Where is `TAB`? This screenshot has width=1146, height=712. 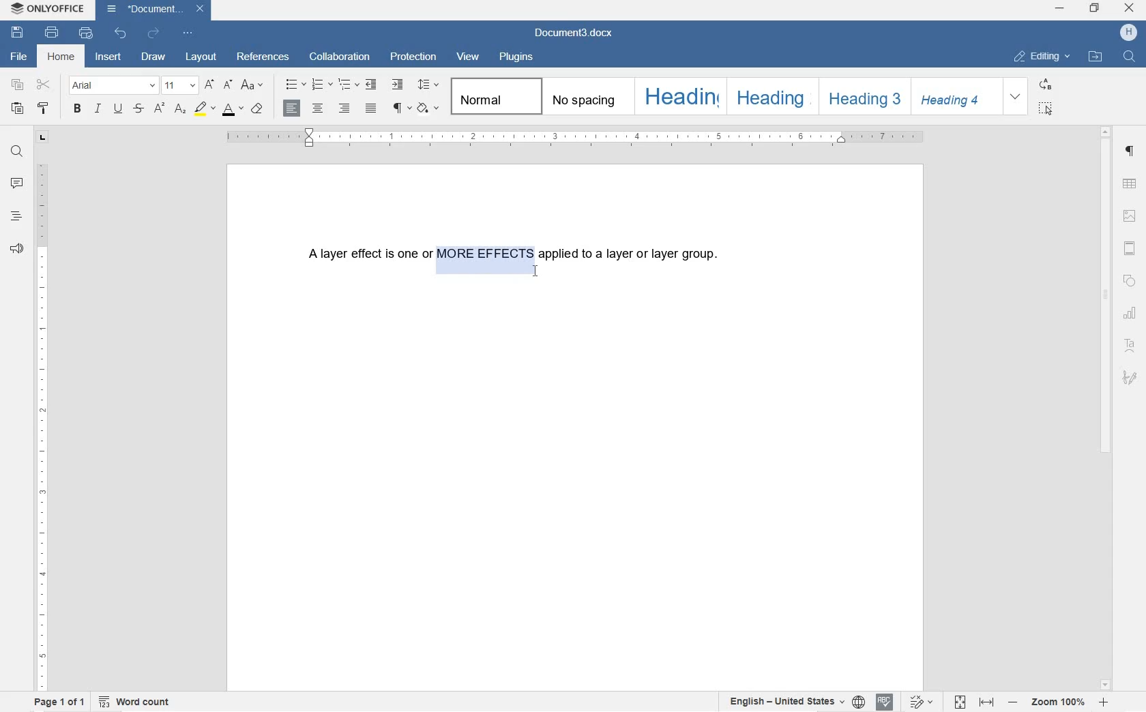 TAB is located at coordinates (42, 137).